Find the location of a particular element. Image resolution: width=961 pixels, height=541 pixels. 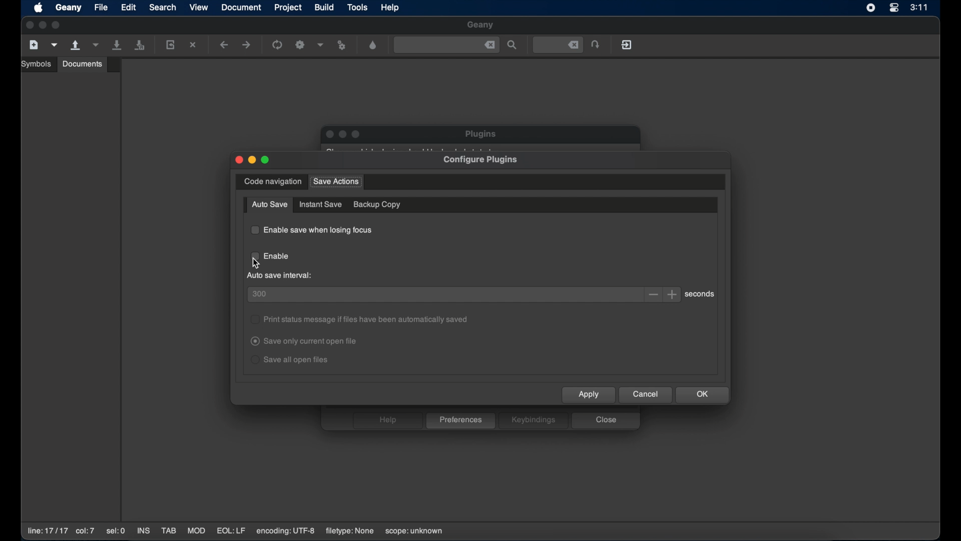

geany is located at coordinates (481, 26).